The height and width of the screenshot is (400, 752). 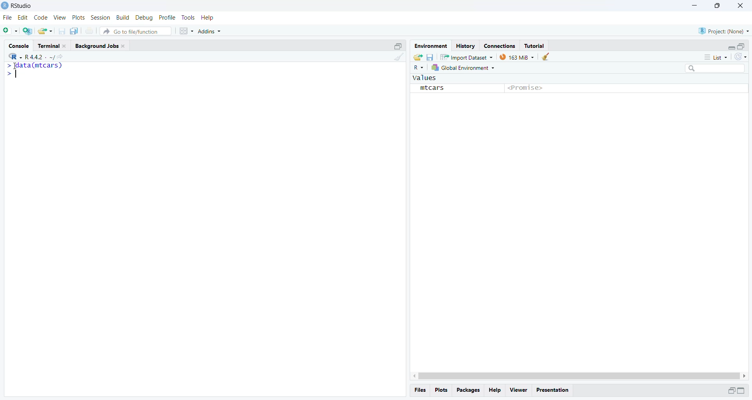 What do you see at coordinates (717, 6) in the screenshot?
I see `maximise` at bounding box center [717, 6].